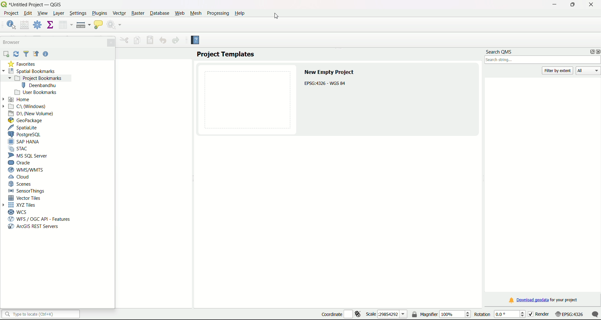 The width and height of the screenshot is (601, 320). What do you see at coordinates (98, 25) in the screenshot?
I see `show map tips` at bounding box center [98, 25].